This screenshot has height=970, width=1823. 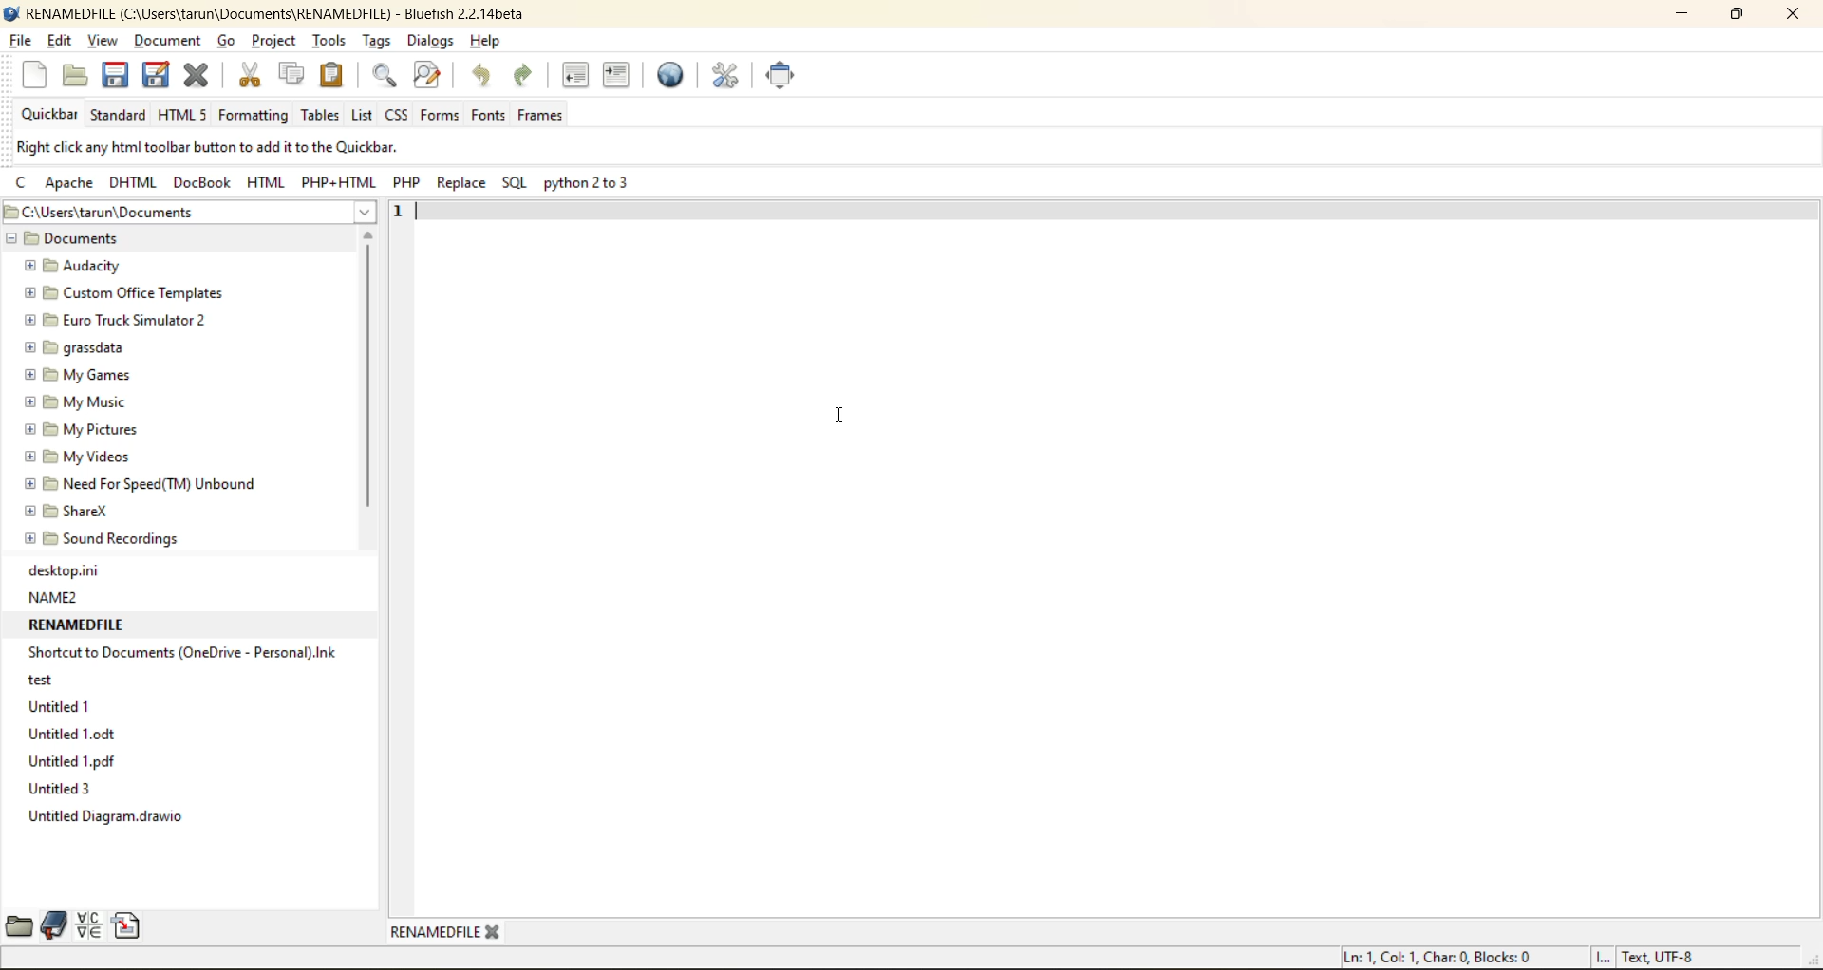 I want to click on Need For Speed(TM) Unbound, so click(x=142, y=484).